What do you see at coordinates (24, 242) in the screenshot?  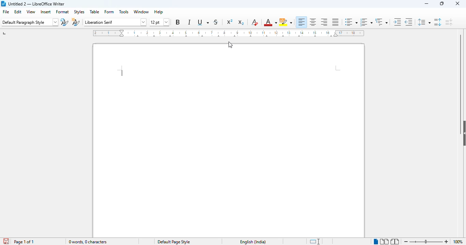 I see `page 1 of 1` at bounding box center [24, 242].